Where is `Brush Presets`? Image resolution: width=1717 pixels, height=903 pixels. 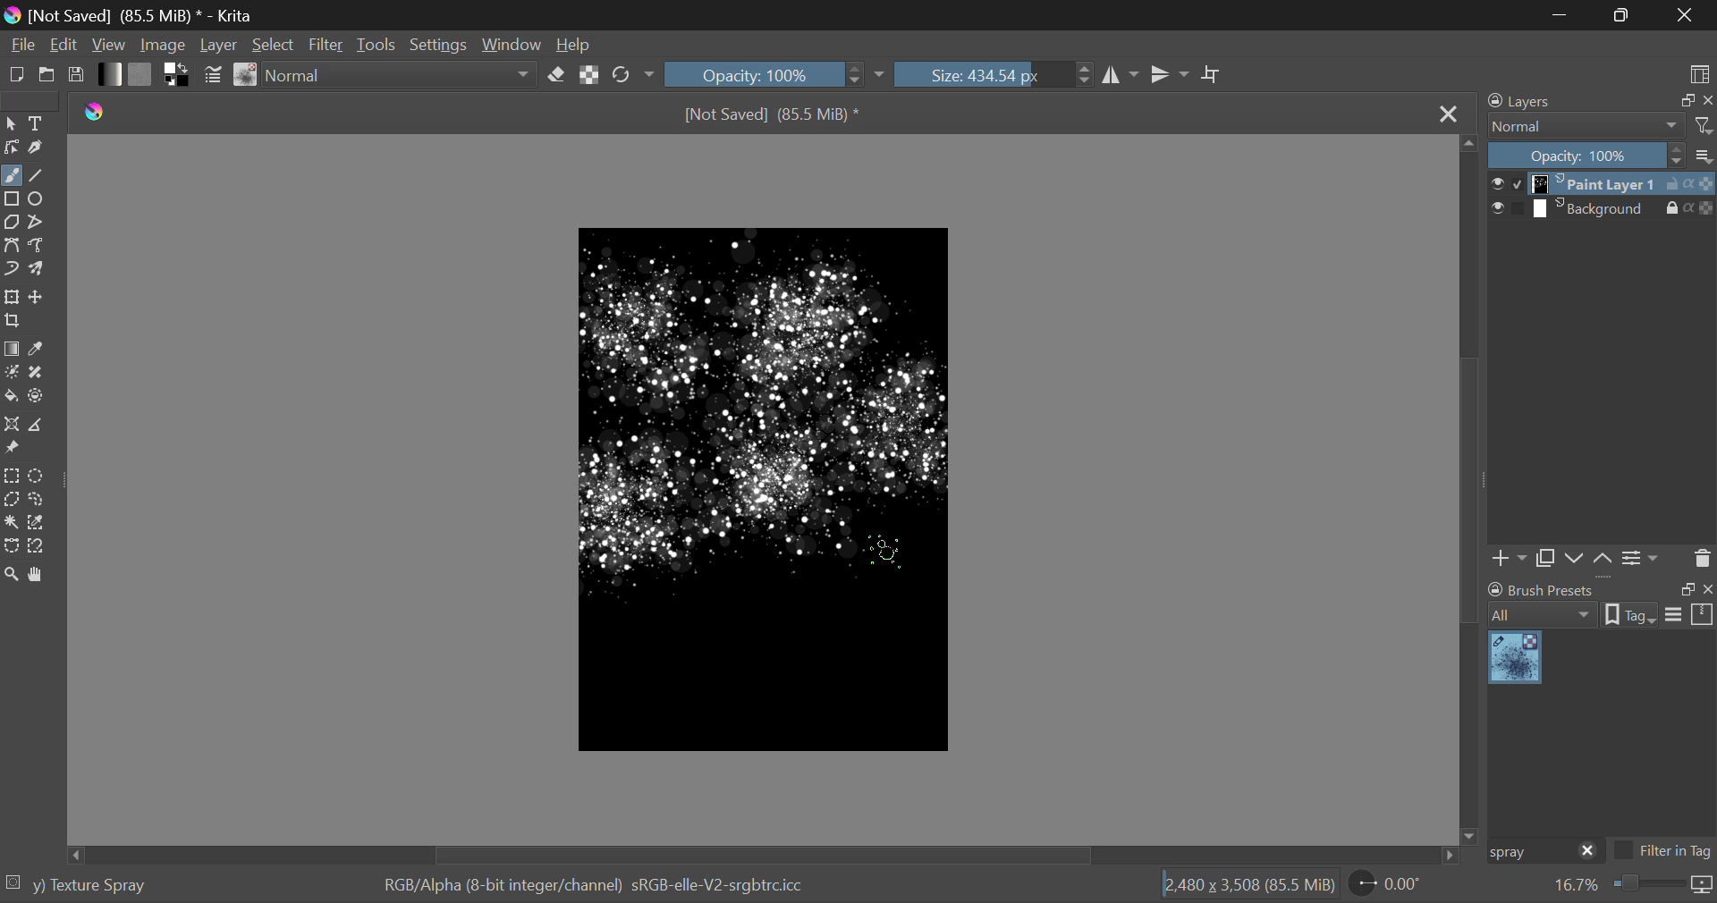 Brush Presets is located at coordinates (247, 75).